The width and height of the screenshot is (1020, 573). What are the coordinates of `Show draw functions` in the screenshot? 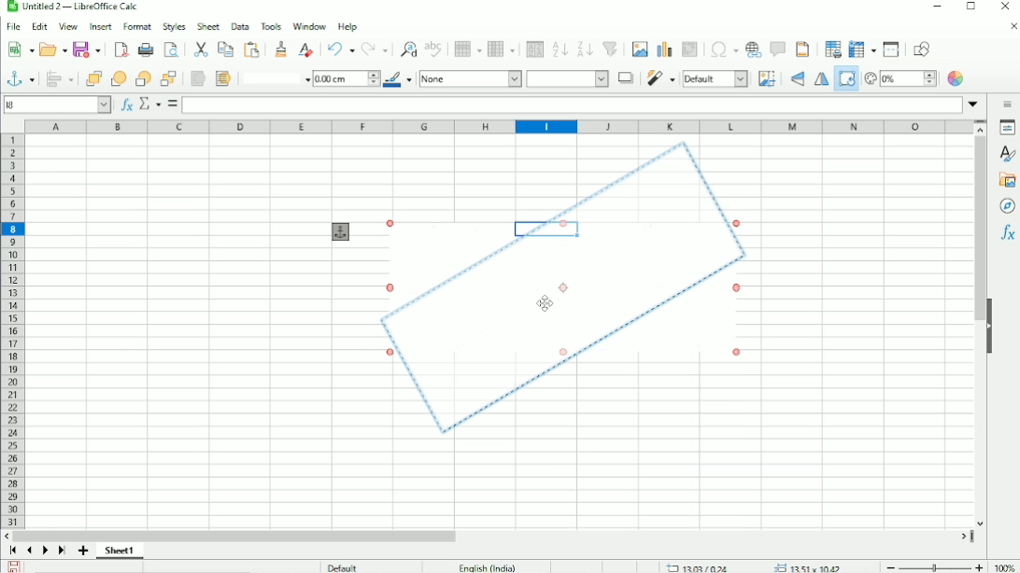 It's located at (922, 49).